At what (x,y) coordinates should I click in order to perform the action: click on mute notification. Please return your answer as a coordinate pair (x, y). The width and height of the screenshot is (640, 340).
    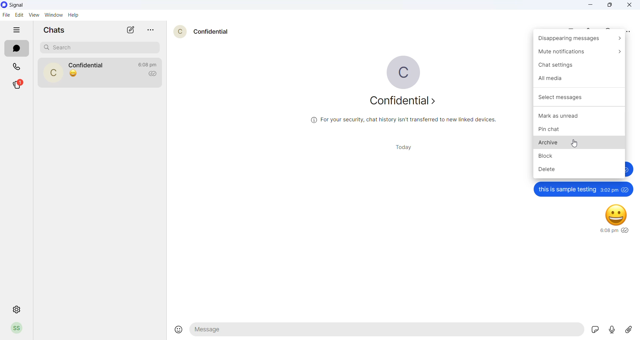
    Looking at the image, I should click on (578, 54).